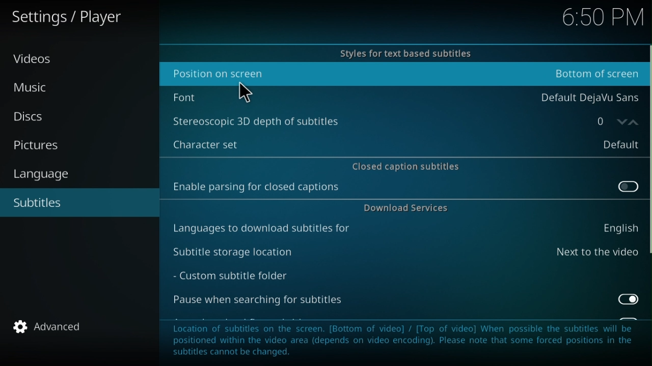 This screenshot has height=366, width=652. What do you see at coordinates (244, 277) in the screenshot?
I see `Custom subtitle folder` at bounding box center [244, 277].